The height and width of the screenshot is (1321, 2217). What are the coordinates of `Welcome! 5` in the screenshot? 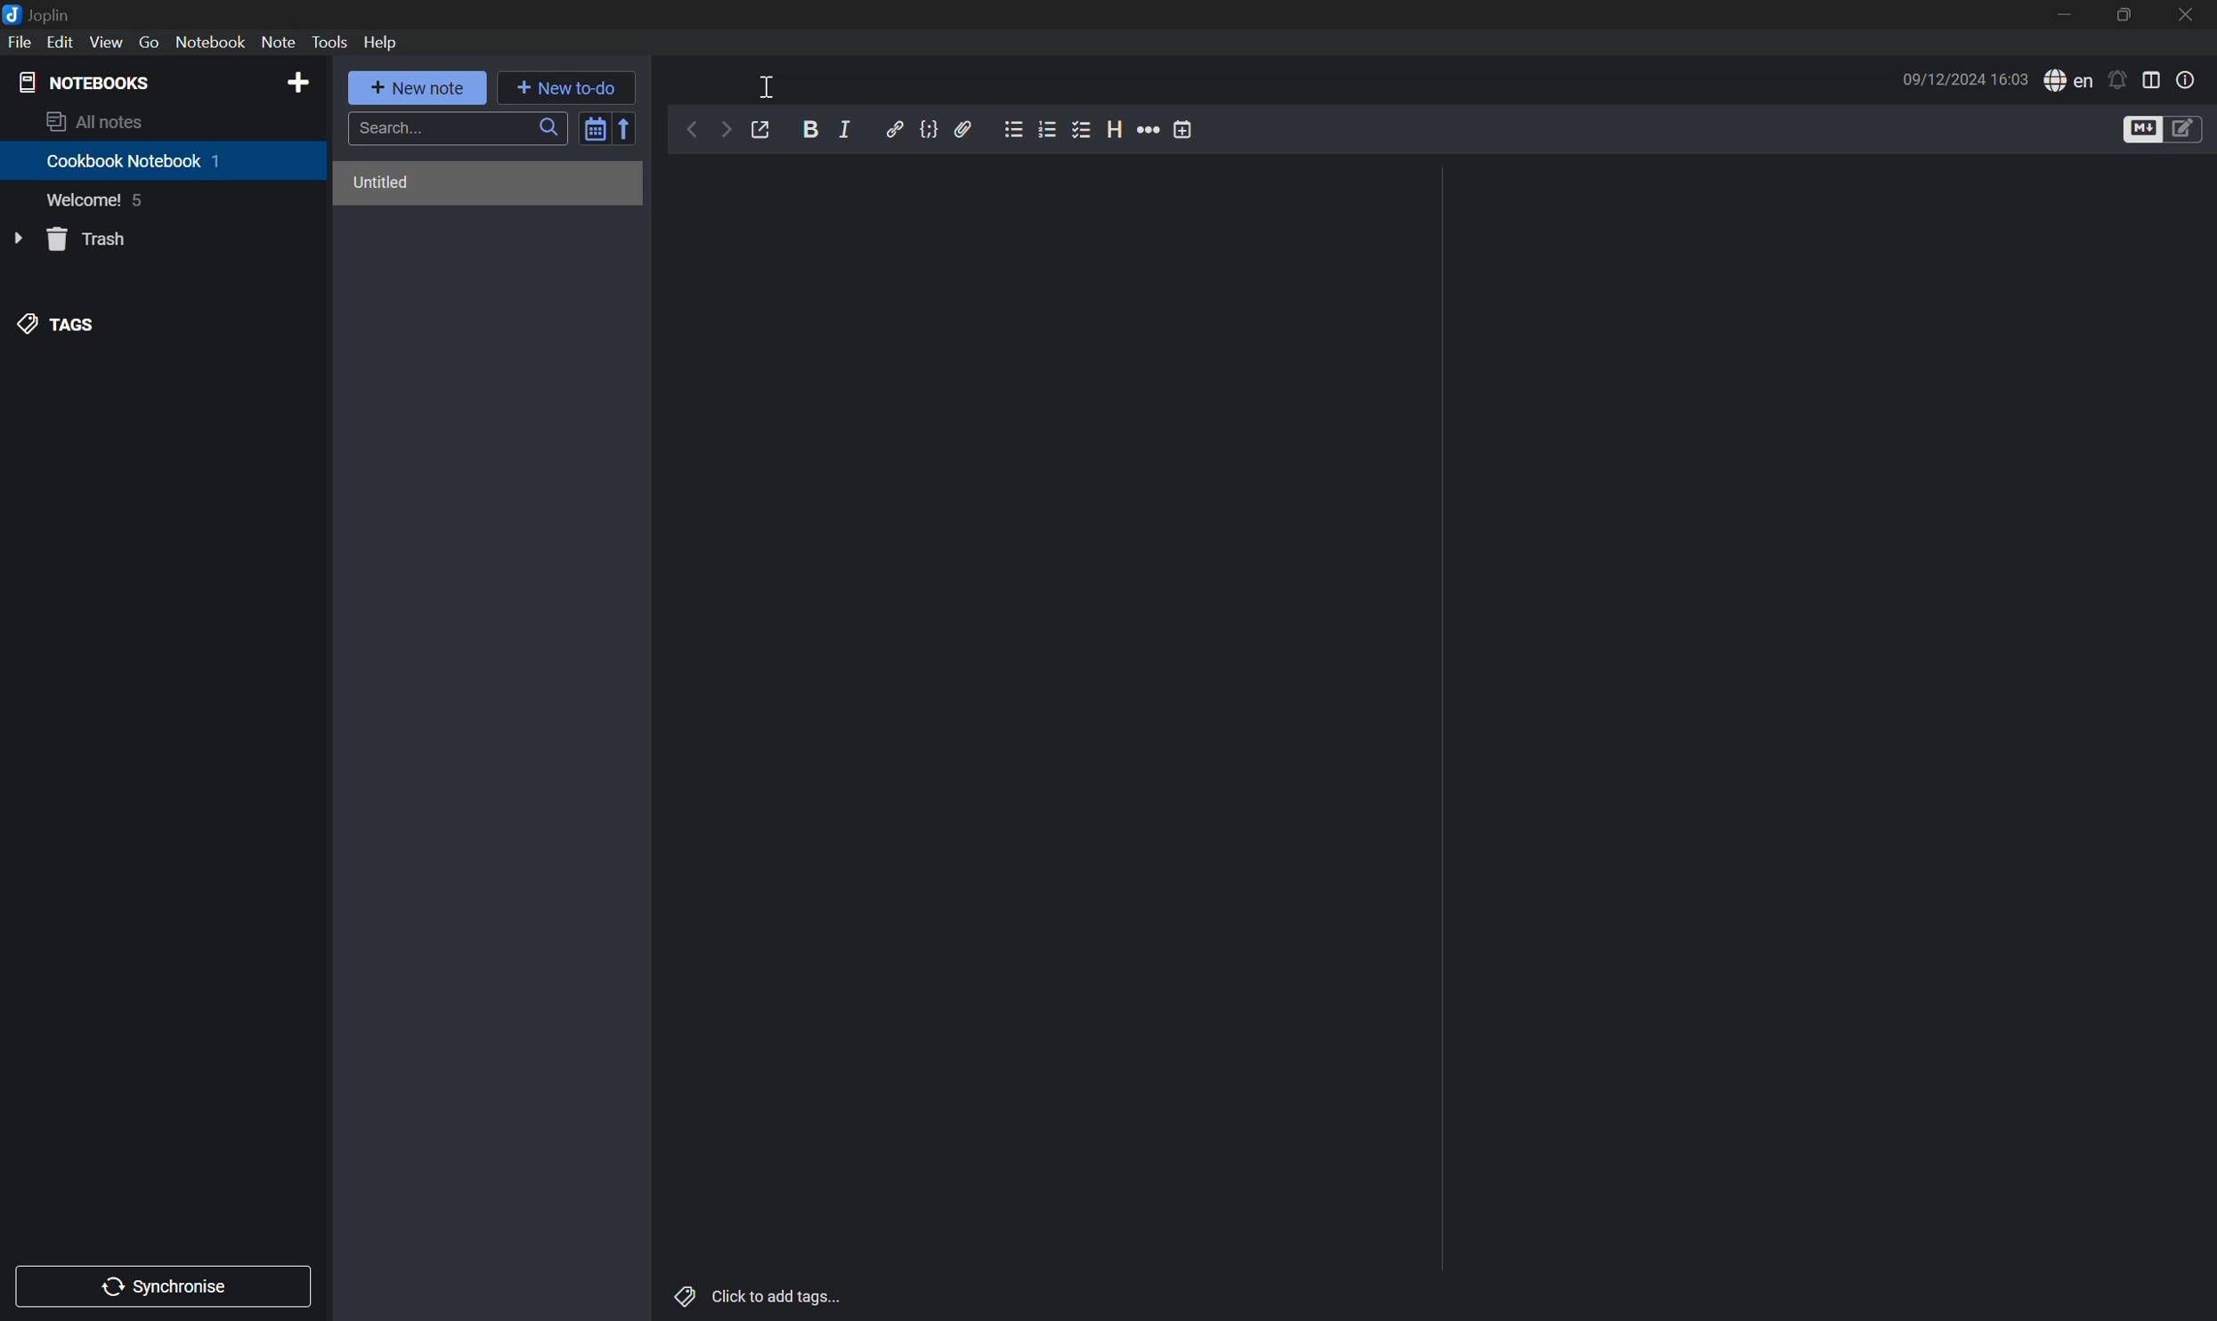 It's located at (100, 203).